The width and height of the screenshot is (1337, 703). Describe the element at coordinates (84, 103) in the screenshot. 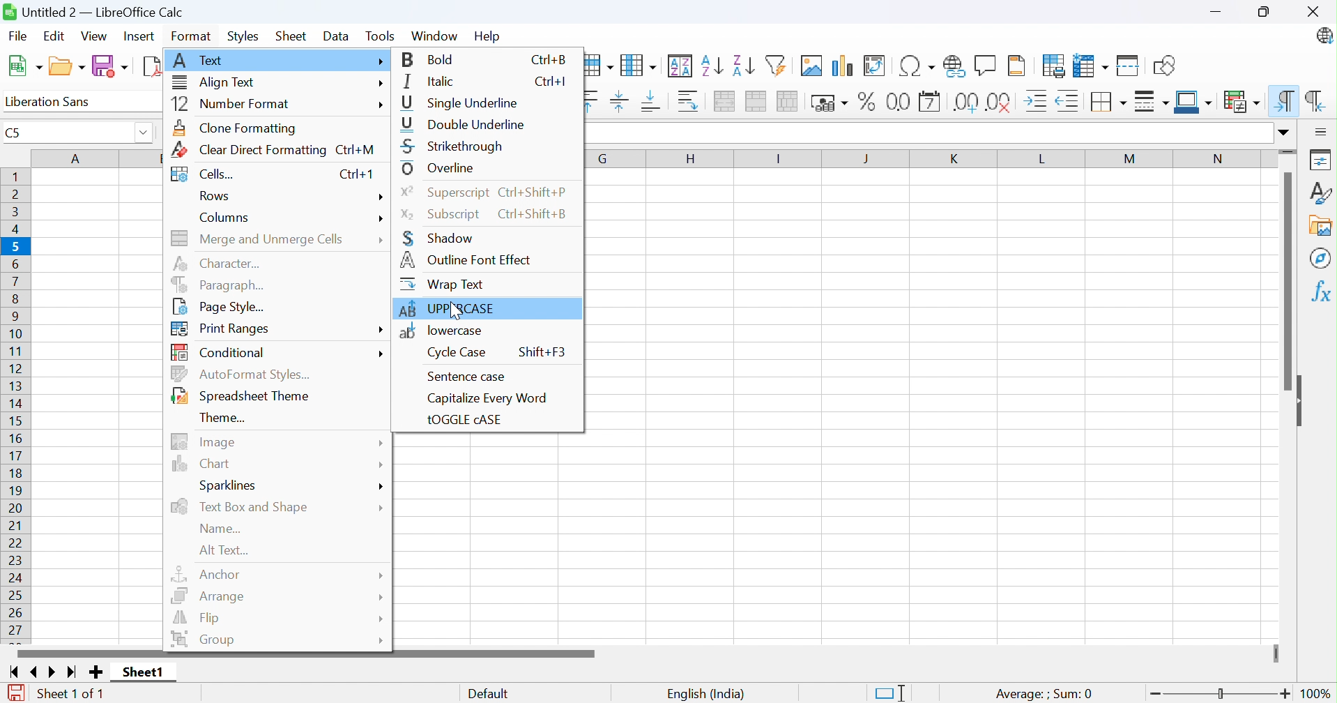

I see `Font name` at that location.